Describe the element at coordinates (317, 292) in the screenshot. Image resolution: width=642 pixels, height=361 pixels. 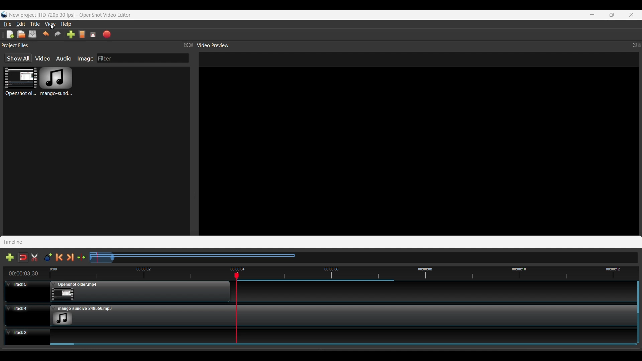
I see `Track 5` at that location.